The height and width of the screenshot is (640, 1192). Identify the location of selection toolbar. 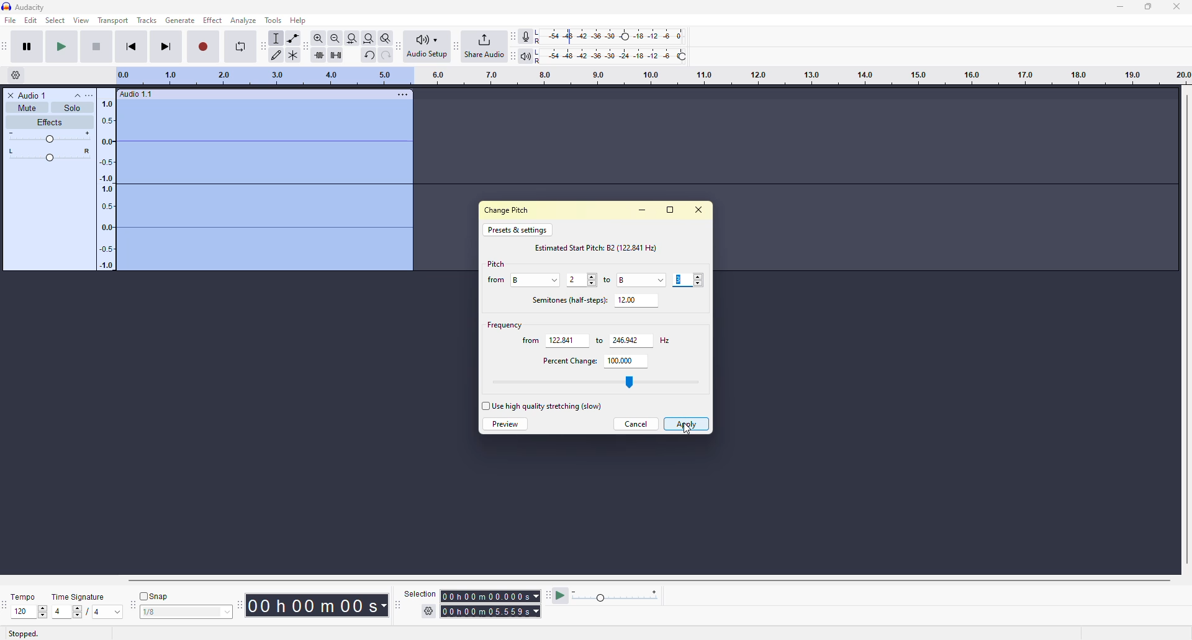
(395, 605).